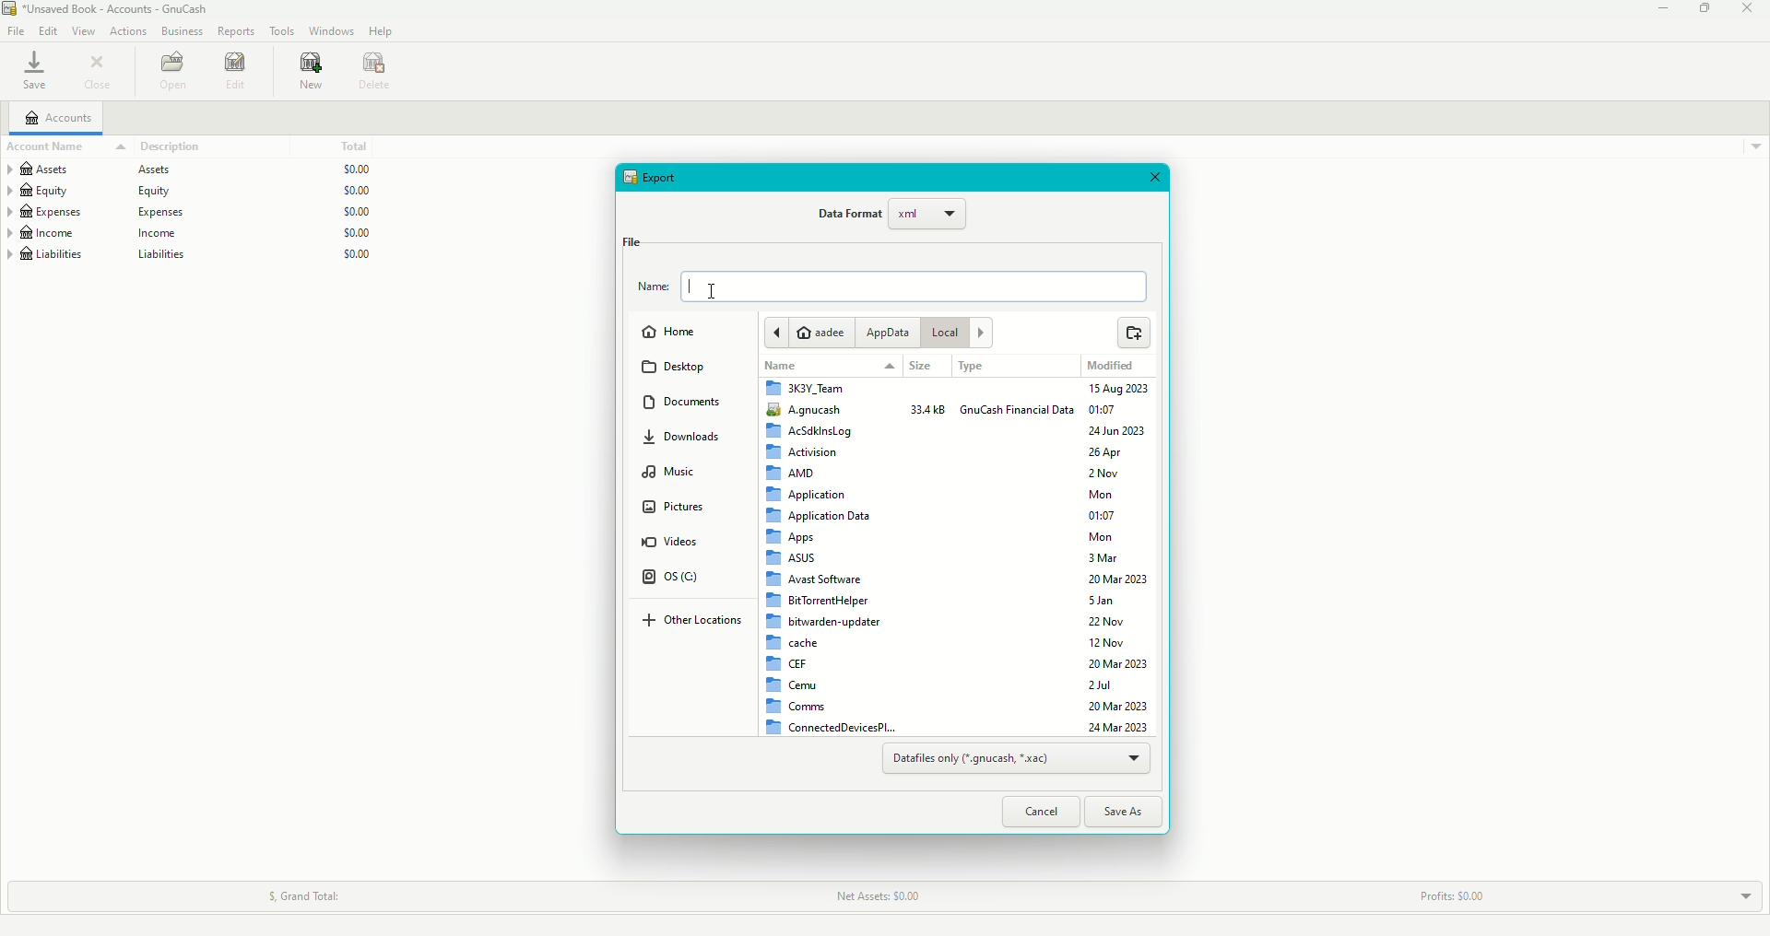  I want to click on Business, so click(180, 32).